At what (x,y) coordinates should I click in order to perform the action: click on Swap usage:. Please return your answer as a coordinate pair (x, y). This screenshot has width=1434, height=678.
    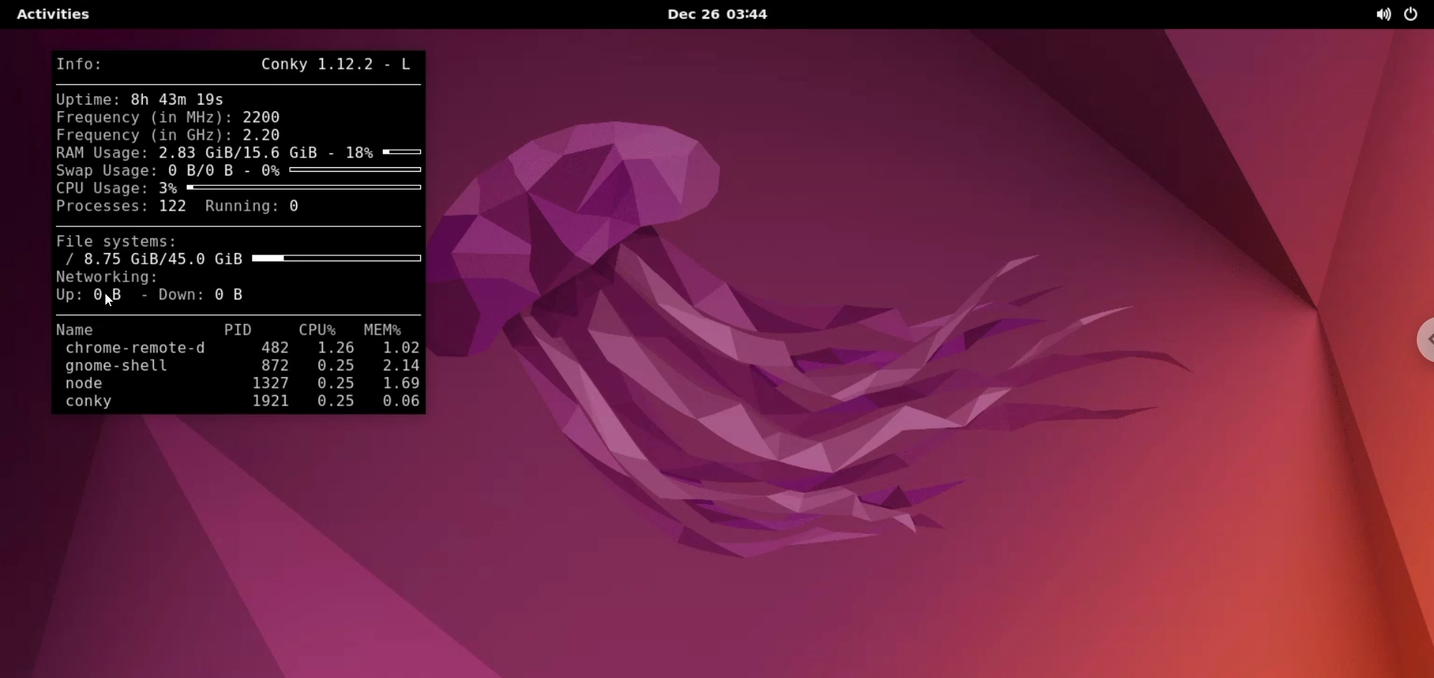
    Looking at the image, I should click on (107, 172).